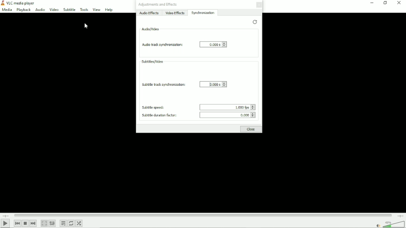 The height and width of the screenshot is (228, 406). I want to click on 0.000, so click(228, 115).